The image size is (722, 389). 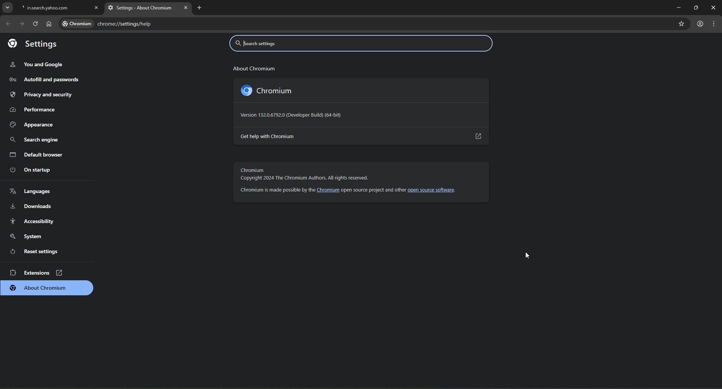 What do you see at coordinates (363, 44) in the screenshot?
I see `Search bar` at bounding box center [363, 44].